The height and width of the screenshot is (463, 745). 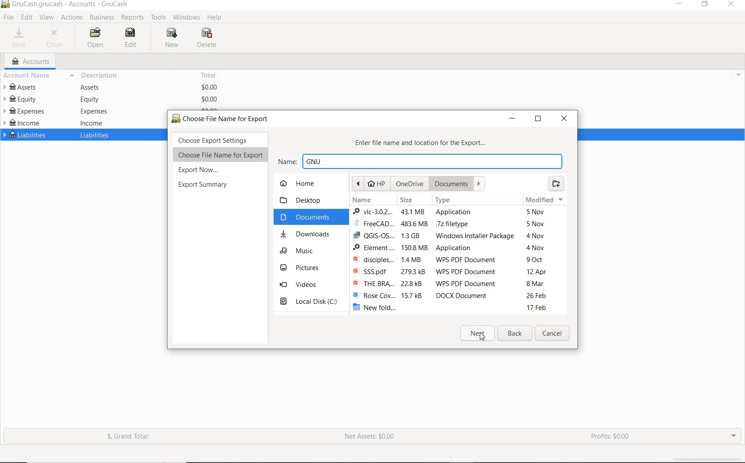 What do you see at coordinates (512, 117) in the screenshot?
I see `minimize` at bounding box center [512, 117].